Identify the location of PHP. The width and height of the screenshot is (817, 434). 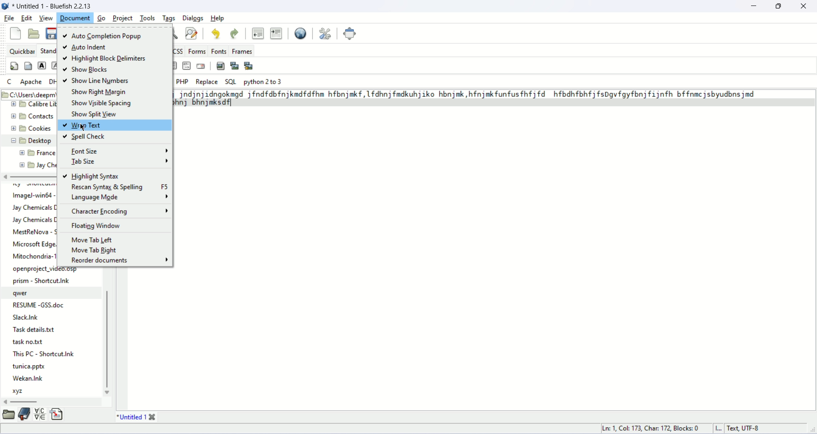
(182, 81).